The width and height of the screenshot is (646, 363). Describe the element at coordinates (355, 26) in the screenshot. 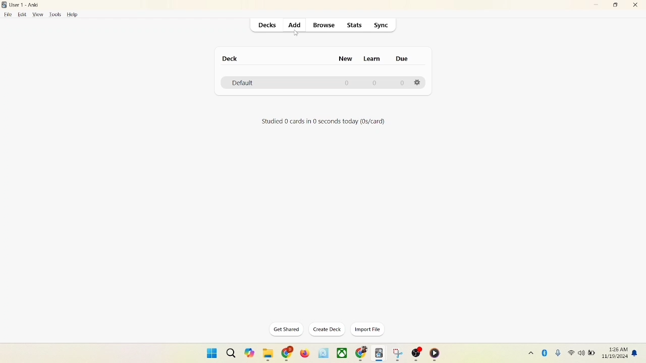

I see `stats` at that location.